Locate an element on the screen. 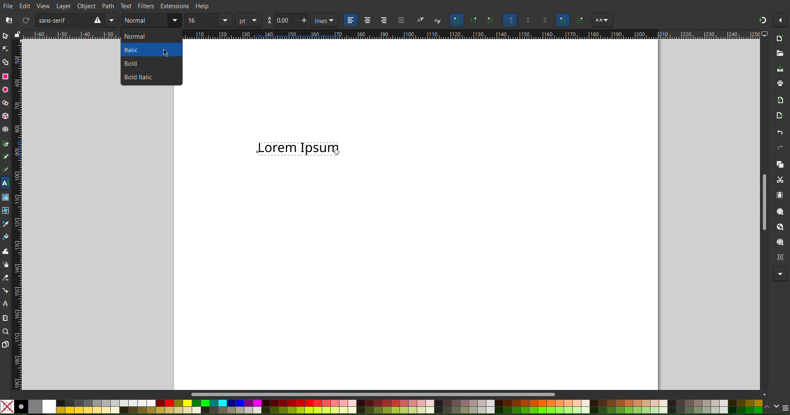 The height and width of the screenshot is (415, 790). Fill Color is located at coordinates (6, 236).